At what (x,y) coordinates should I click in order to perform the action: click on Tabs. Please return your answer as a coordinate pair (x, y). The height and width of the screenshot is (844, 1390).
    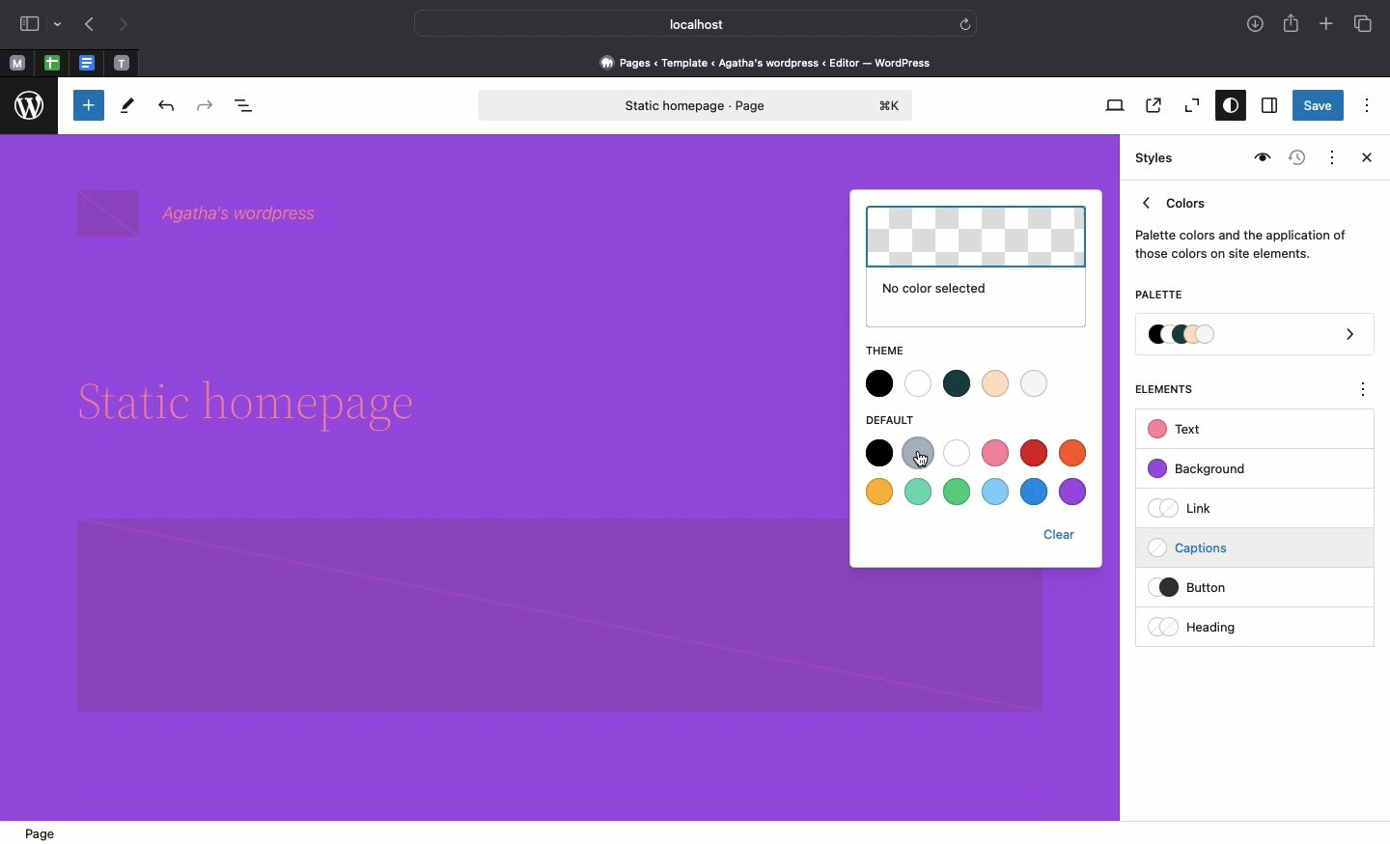
    Looking at the image, I should click on (1365, 24).